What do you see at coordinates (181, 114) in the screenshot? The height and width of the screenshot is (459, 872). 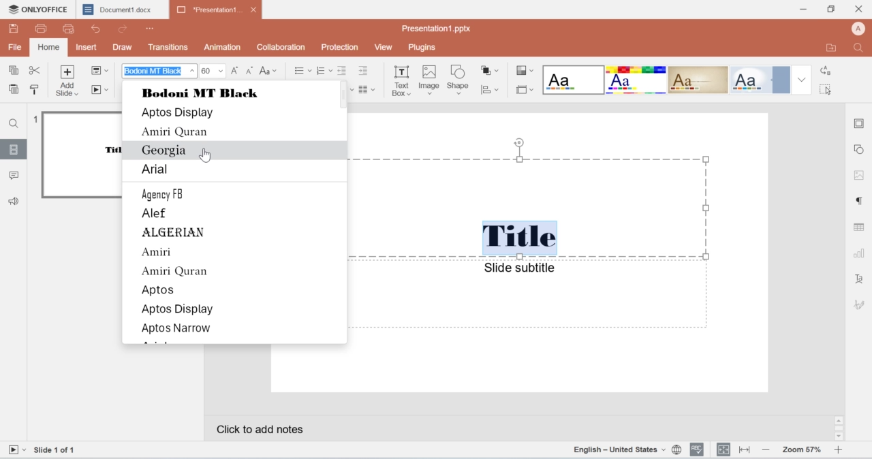 I see `Aptos Display` at bounding box center [181, 114].